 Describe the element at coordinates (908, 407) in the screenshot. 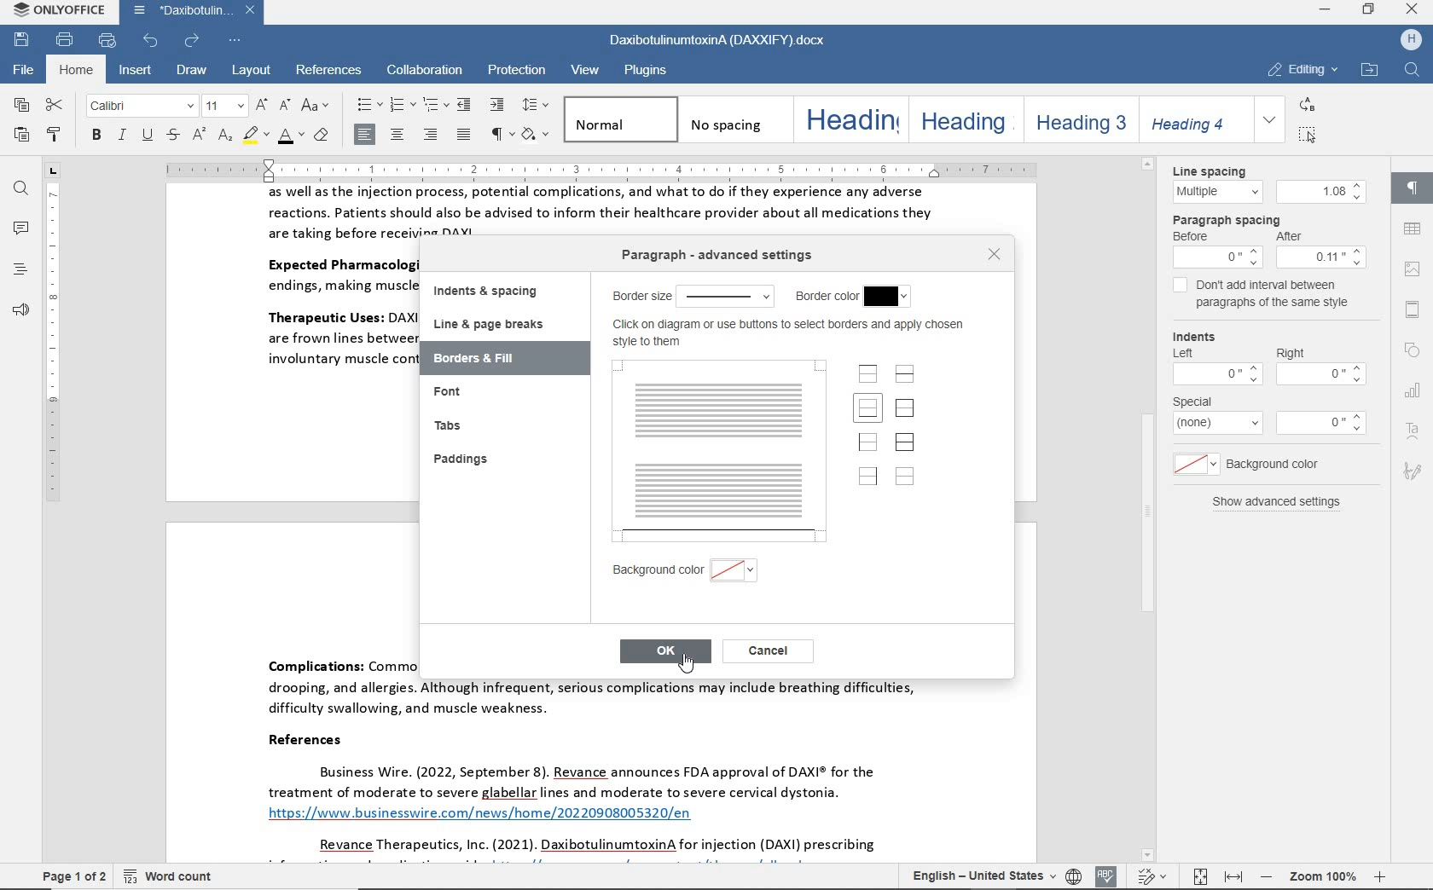

I see `set outer border only` at that location.